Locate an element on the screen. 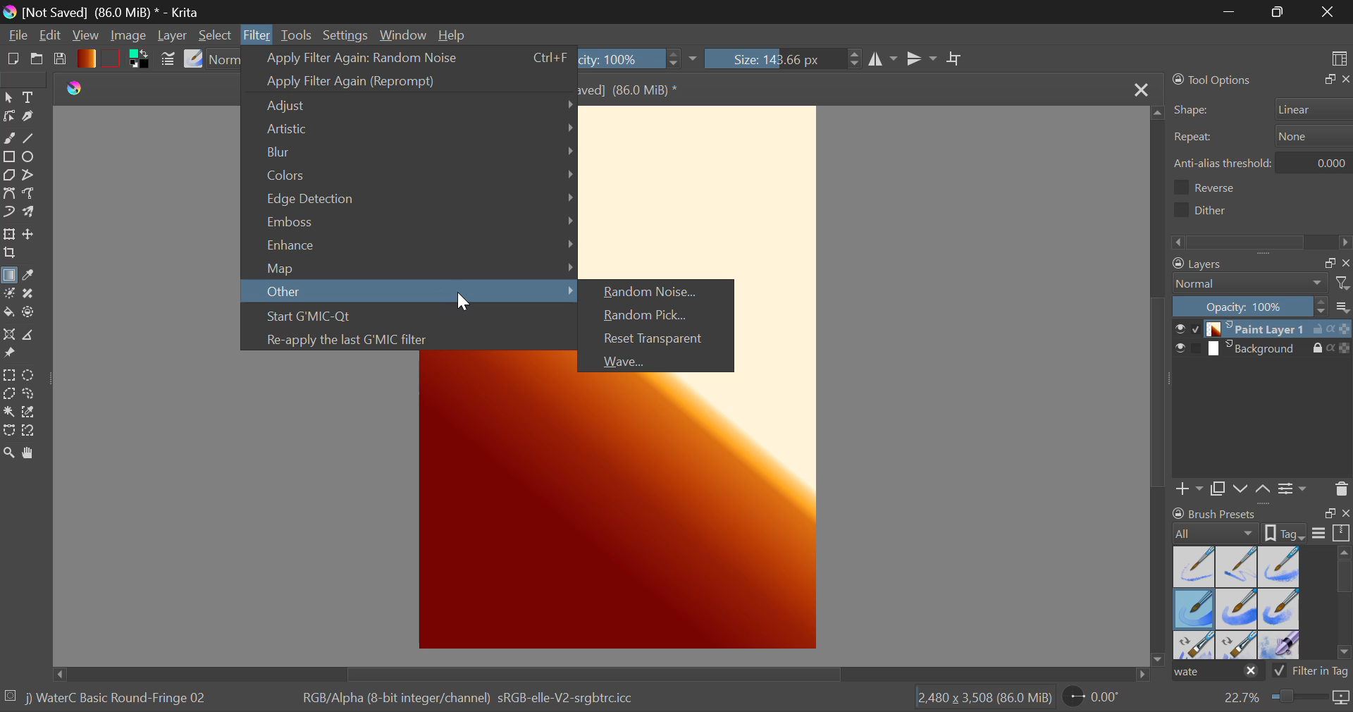  rgb/alpha(8-bit integer/channel) srgb-elle-v2-srgbtrc.icc is located at coordinates (477, 702).